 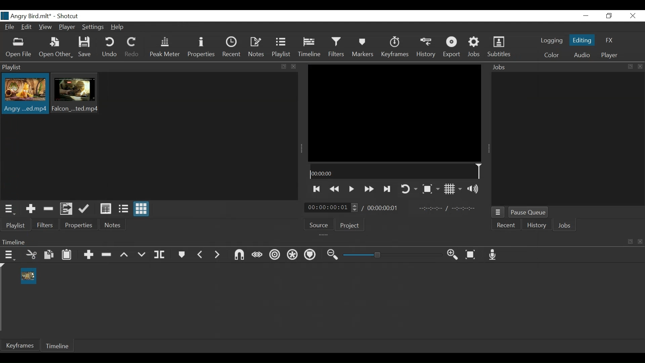 I want to click on Overwrite, so click(x=141, y=254).